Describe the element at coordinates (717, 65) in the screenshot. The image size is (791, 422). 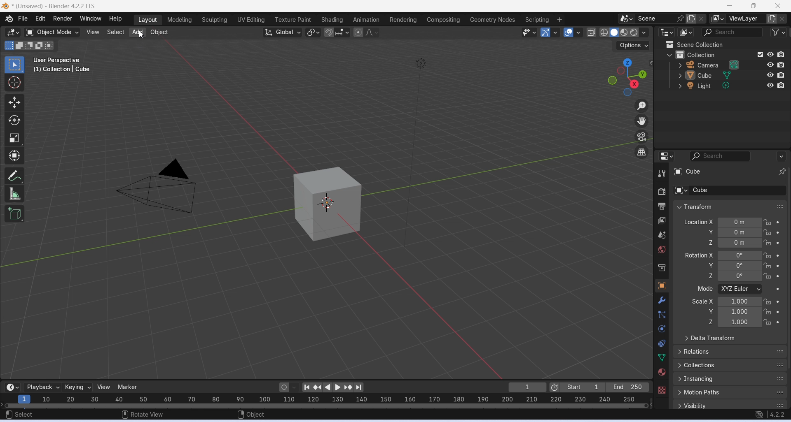
I see `camera layer` at that location.